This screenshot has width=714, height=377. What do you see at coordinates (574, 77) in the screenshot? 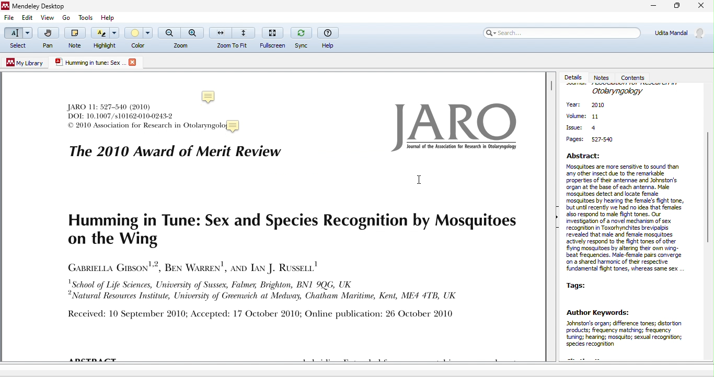
I see `details` at bounding box center [574, 77].